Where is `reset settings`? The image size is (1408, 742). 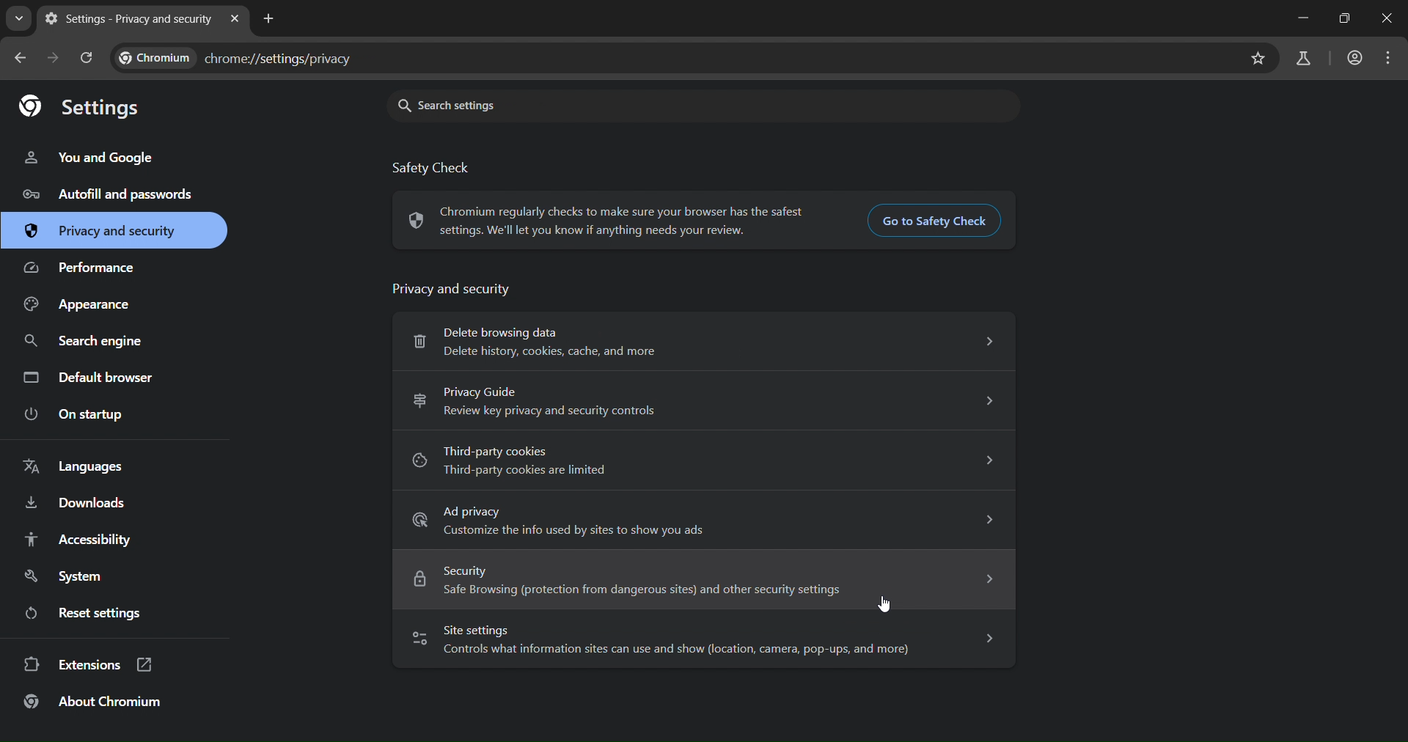
reset settings is located at coordinates (106, 614).